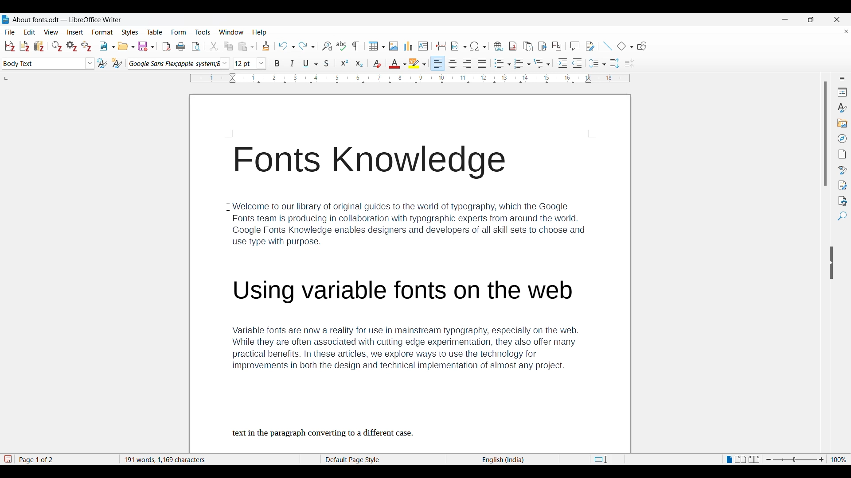 This screenshot has width=851, height=478. I want to click on Increase indent, so click(562, 63).